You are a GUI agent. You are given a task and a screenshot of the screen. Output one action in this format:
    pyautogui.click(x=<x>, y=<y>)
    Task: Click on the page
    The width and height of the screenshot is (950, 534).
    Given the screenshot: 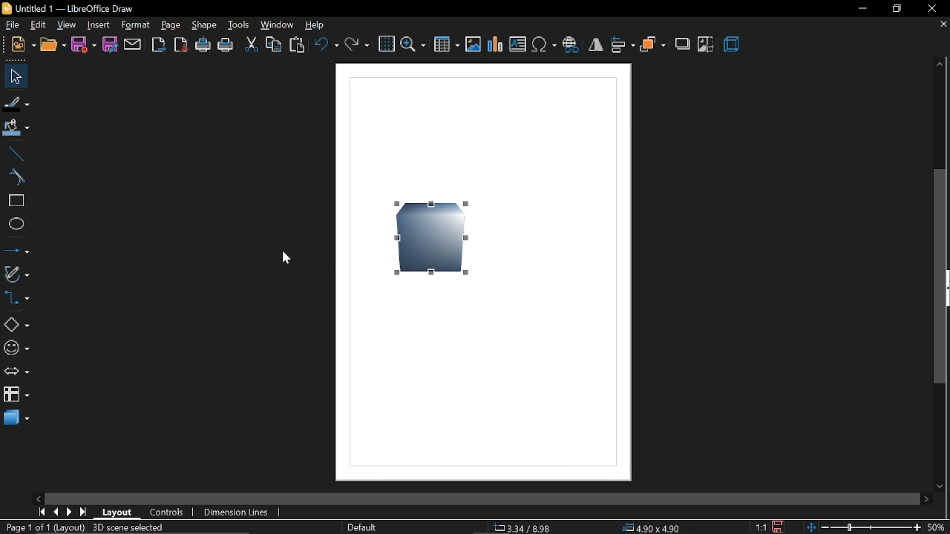 What is the action you would take?
    pyautogui.click(x=172, y=27)
    